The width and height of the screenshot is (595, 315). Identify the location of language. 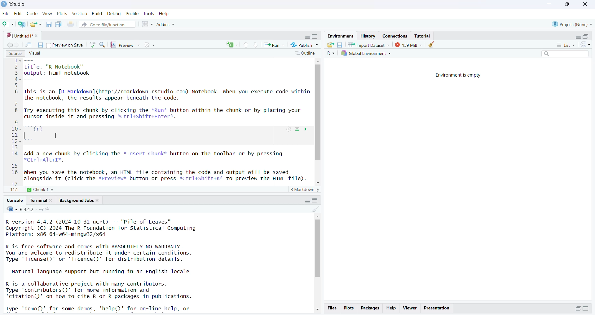
(93, 45).